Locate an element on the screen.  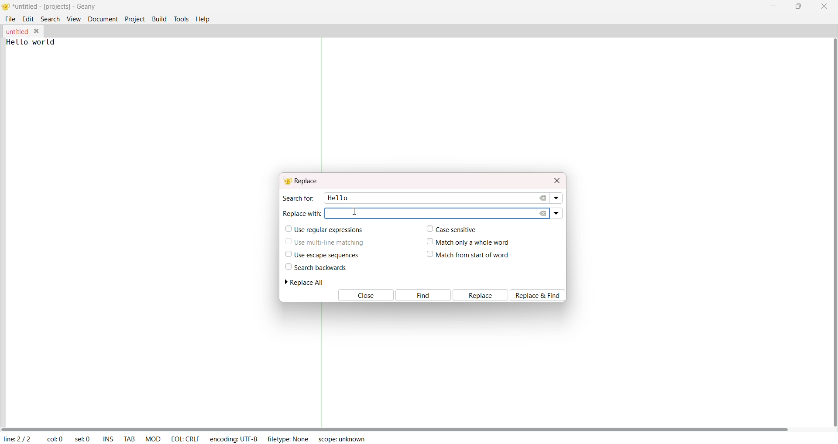
replace dropdown is located at coordinates (556, 212).